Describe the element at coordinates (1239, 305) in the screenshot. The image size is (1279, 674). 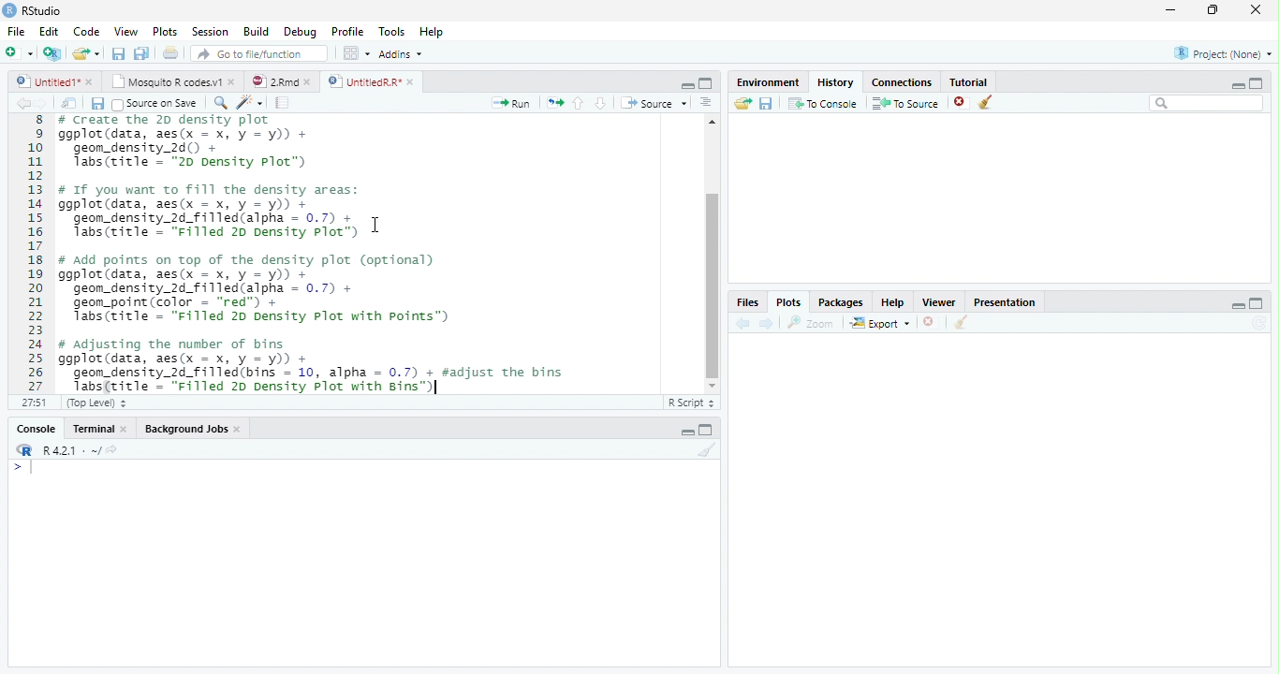
I see `minimize` at that location.